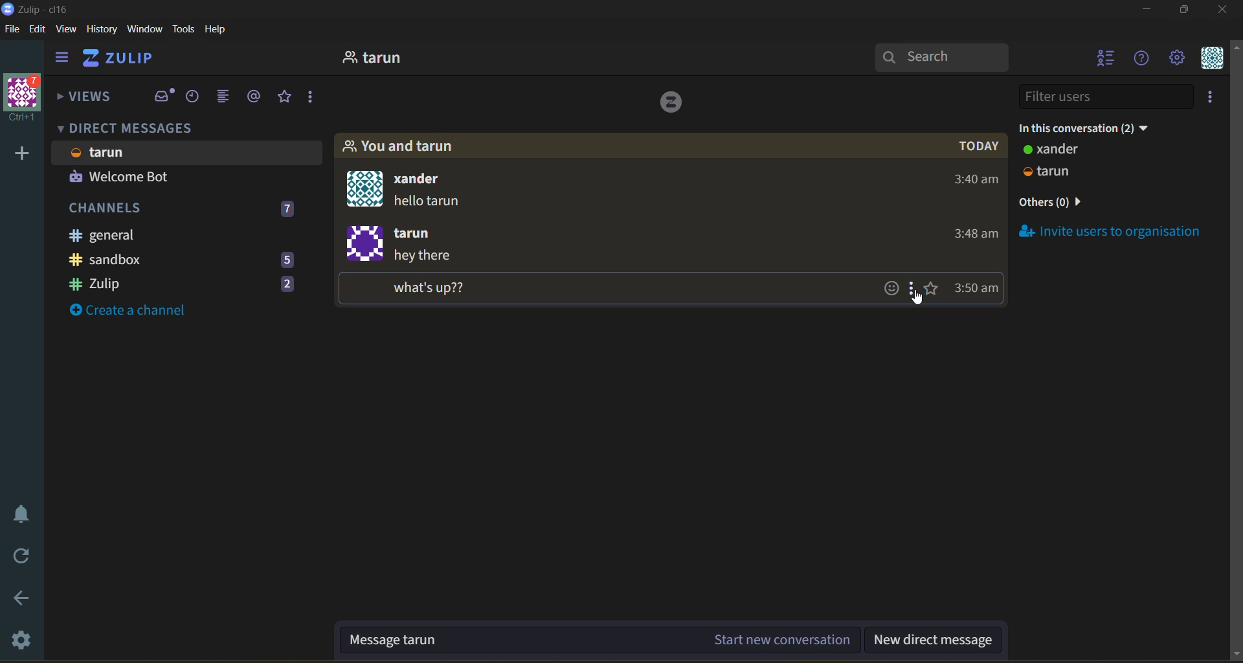 This screenshot has height=663, width=1243. What do you see at coordinates (935, 290) in the screenshot?
I see `star this message` at bounding box center [935, 290].